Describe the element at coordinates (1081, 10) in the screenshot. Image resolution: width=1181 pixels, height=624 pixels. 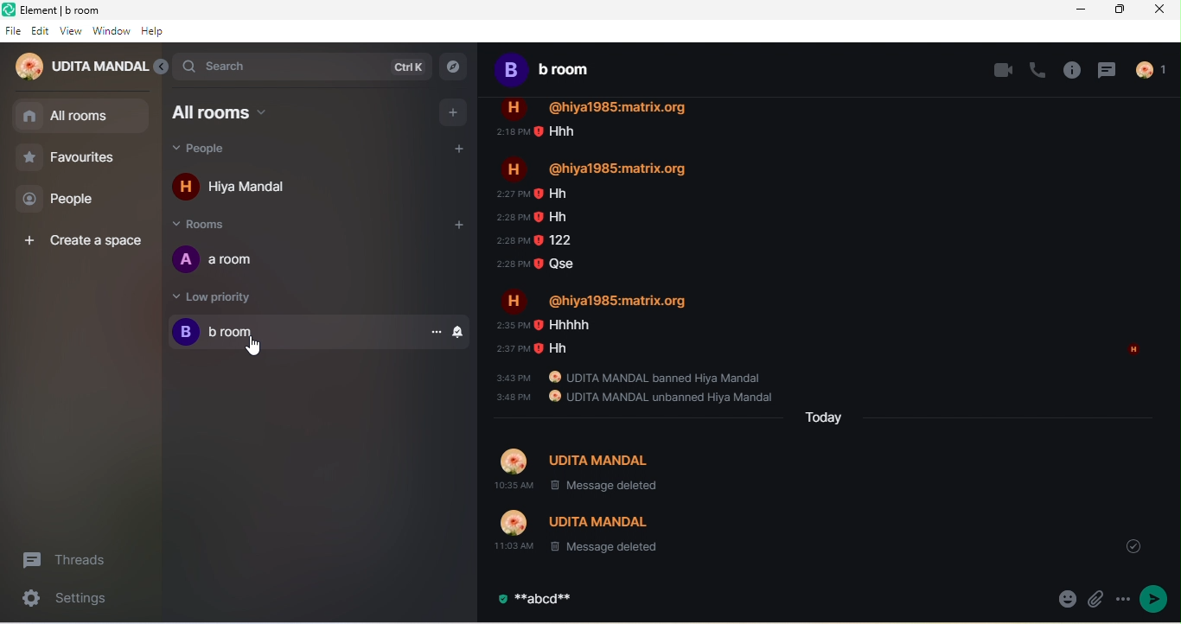
I see `minimize` at that location.